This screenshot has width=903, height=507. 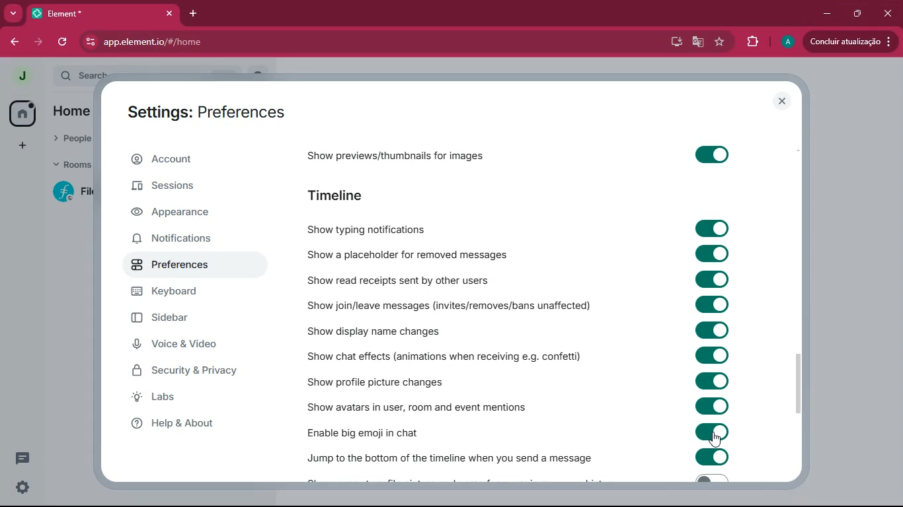 I want to click on toggle on , so click(x=709, y=304).